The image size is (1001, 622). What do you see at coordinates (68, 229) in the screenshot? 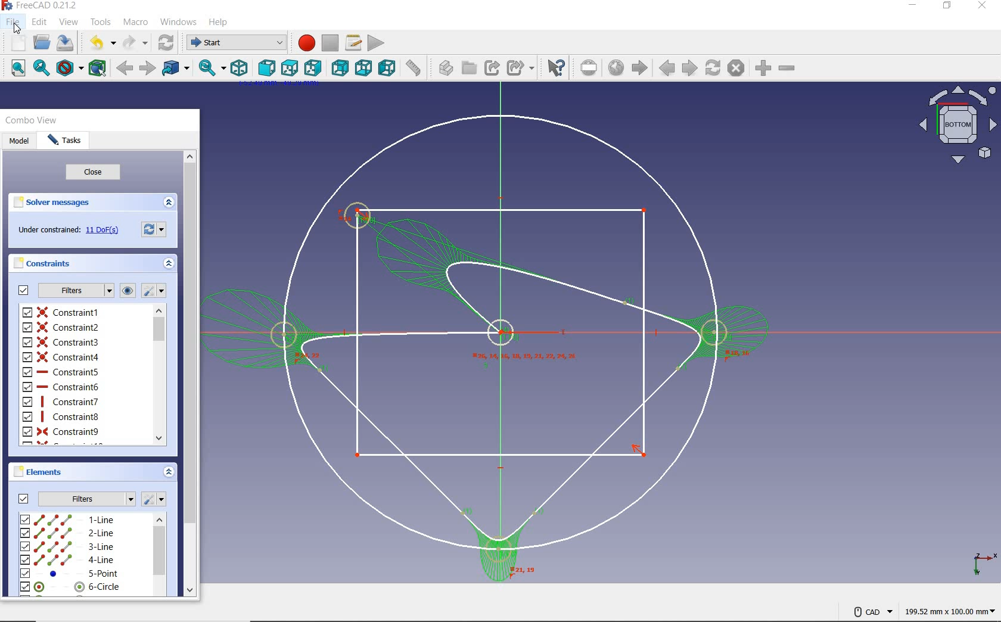
I see `under constrained` at bounding box center [68, 229].